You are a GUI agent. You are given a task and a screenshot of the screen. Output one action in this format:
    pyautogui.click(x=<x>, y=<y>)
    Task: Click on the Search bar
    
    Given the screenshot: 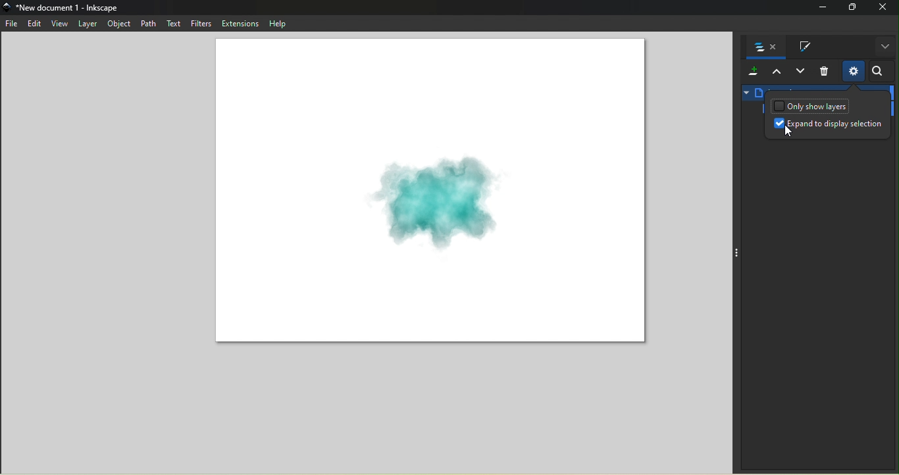 What is the action you would take?
    pyautogui.click(x=880, y=72)
    